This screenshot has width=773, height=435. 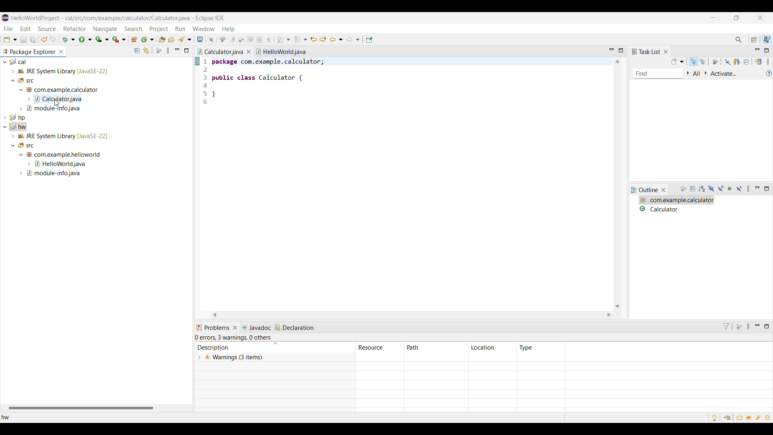 What do you see at coordinates (275, 344) in the screenshot?
I see `Sort` at bounding box center [275, 344].